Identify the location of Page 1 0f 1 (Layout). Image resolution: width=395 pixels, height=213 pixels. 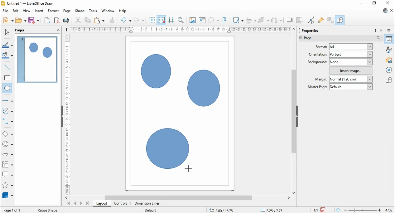
(18, 210).